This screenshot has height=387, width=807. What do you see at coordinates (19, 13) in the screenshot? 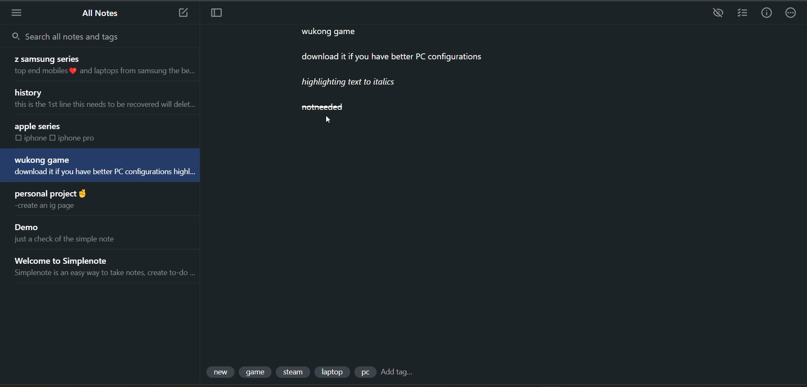
I see `menu` at bounding box center [19, 13].